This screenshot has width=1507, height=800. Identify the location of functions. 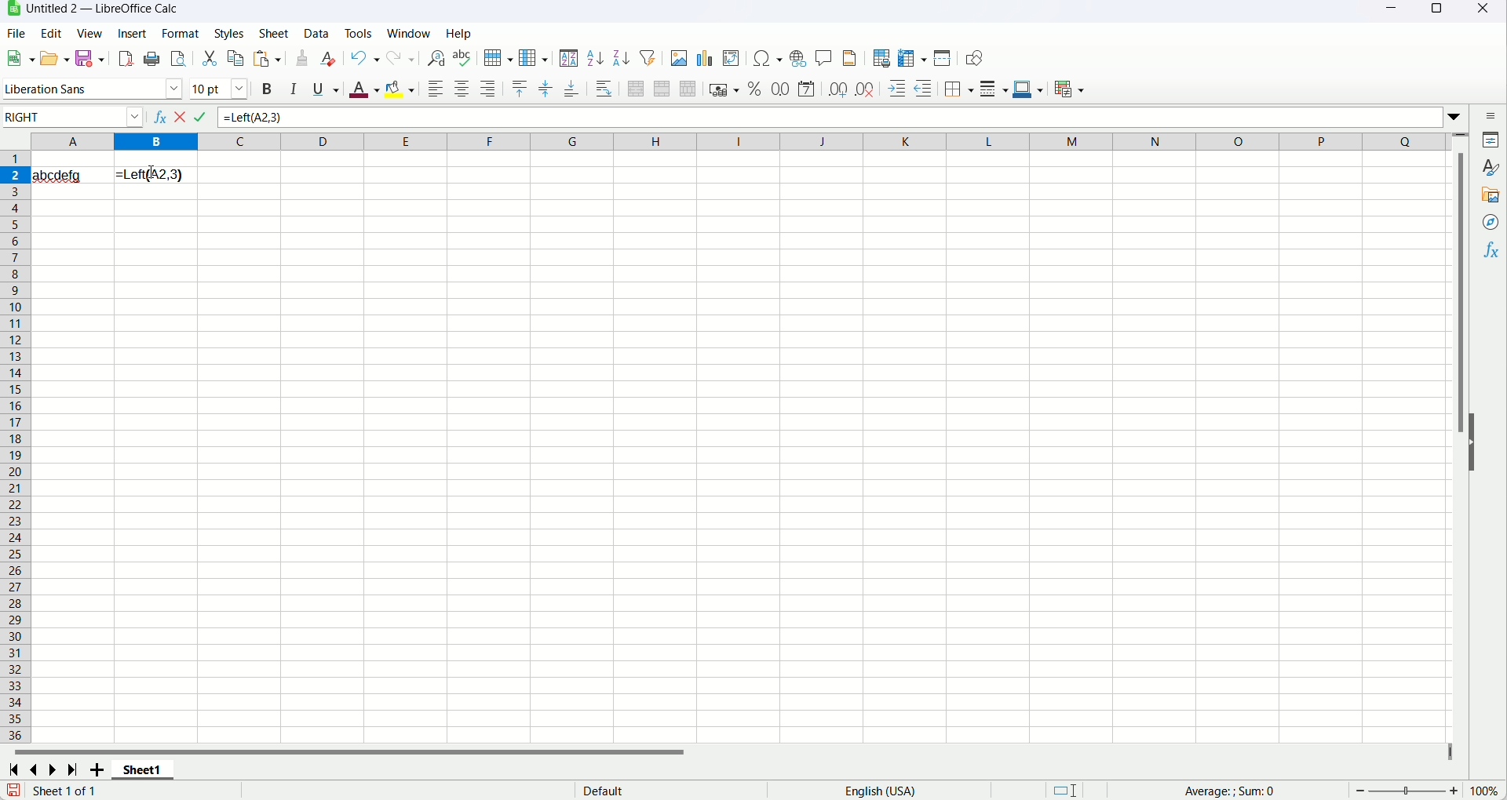
(1491, 252).